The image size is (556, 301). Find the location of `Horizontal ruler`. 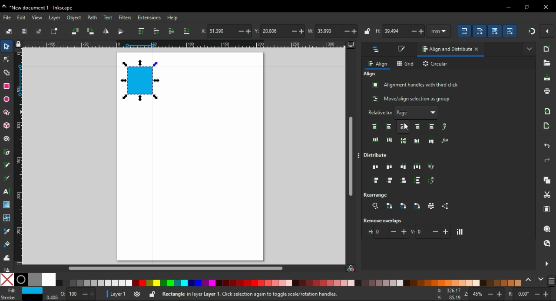

Horizontal ruler is located at coordinates (180, 44).